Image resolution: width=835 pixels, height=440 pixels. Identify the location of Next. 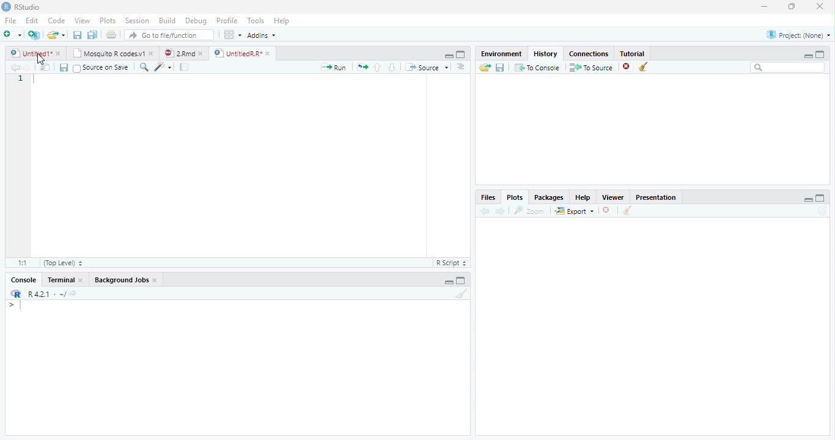
(28, 67).